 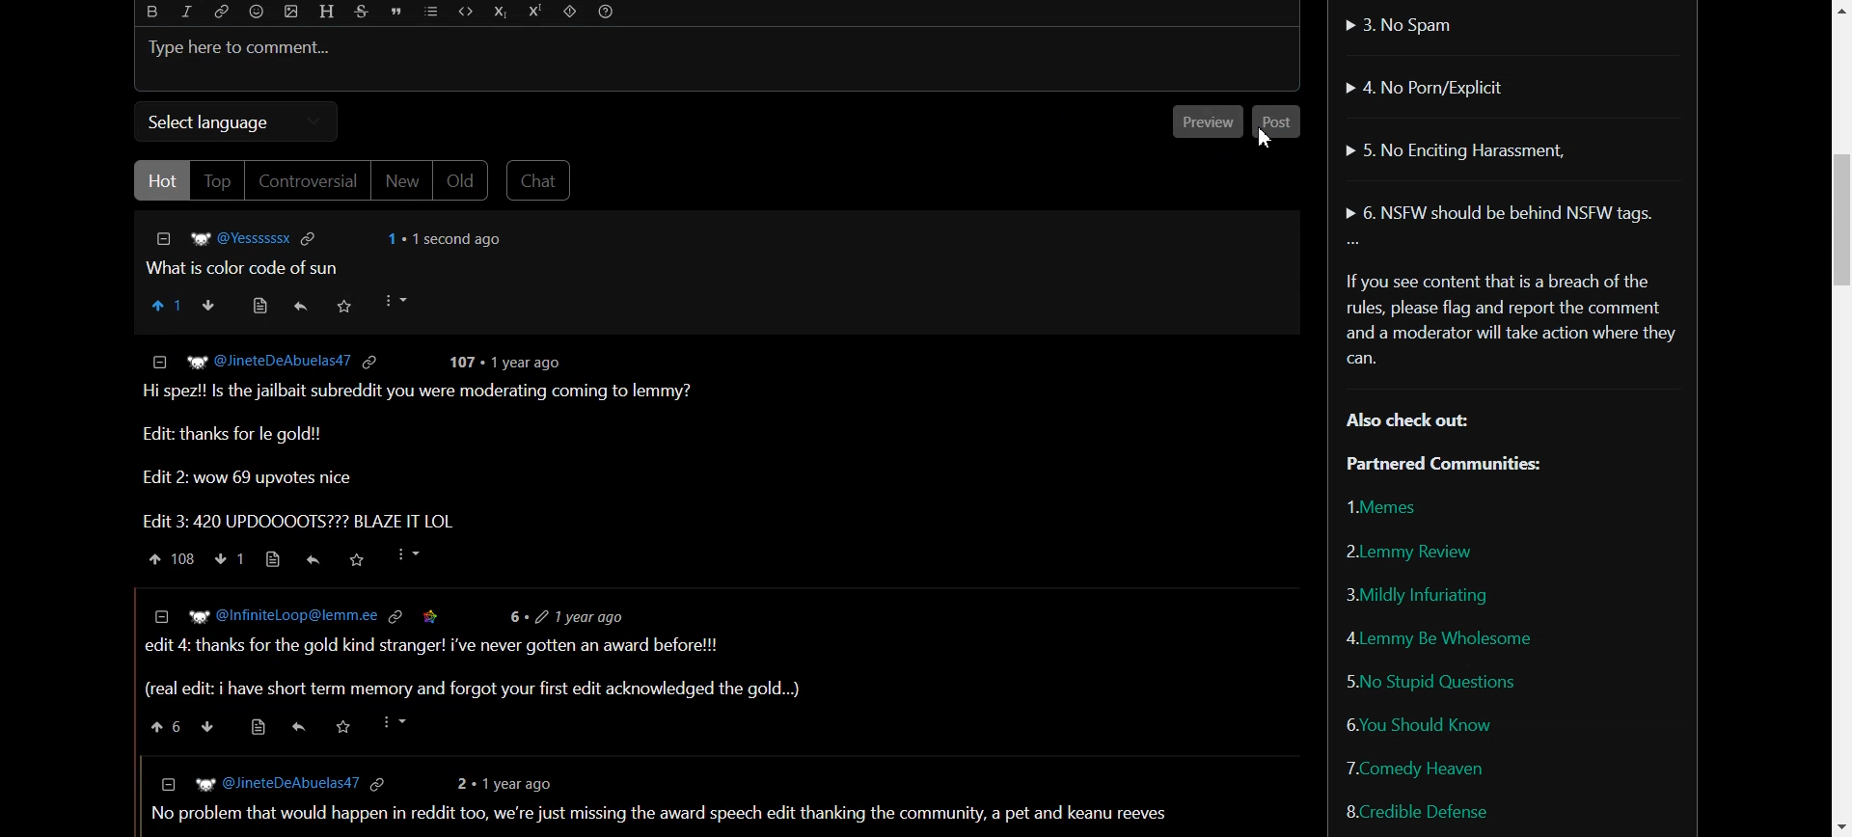 I want to click on Credible Defense, so click(x=1411, y=810).